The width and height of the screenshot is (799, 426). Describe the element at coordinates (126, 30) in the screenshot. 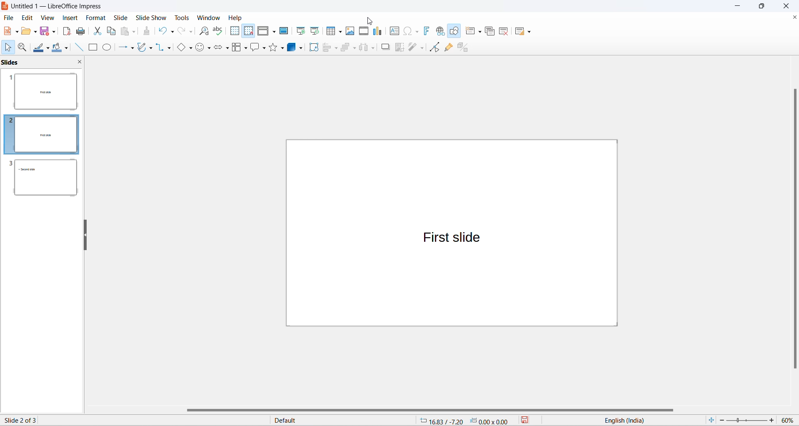

I see `paste` at that location.